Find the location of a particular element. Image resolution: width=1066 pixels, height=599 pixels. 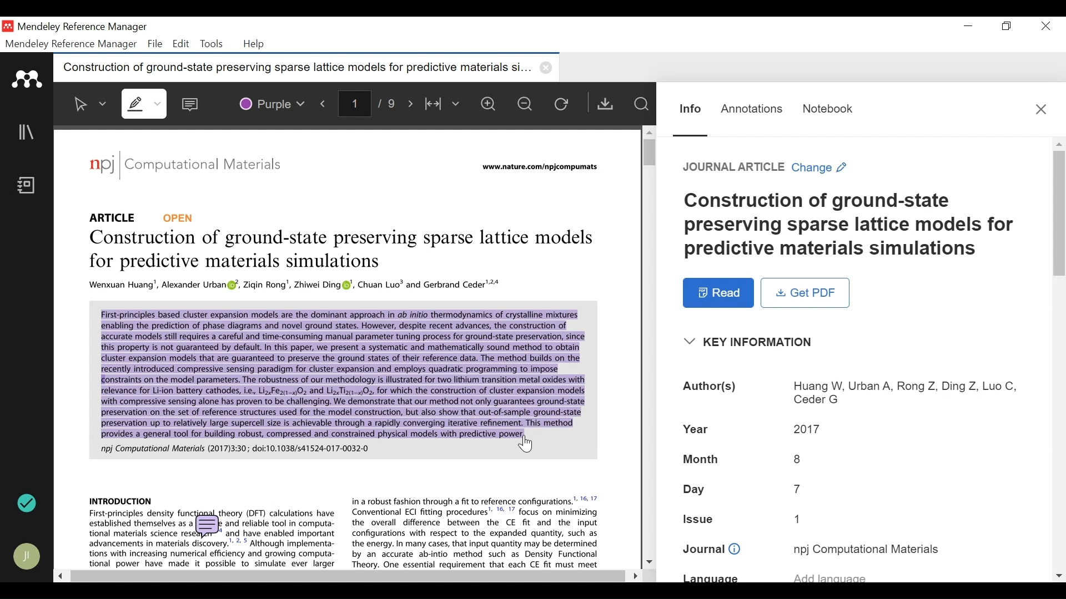

Insertion cursor is located at coordinates (528, 445).